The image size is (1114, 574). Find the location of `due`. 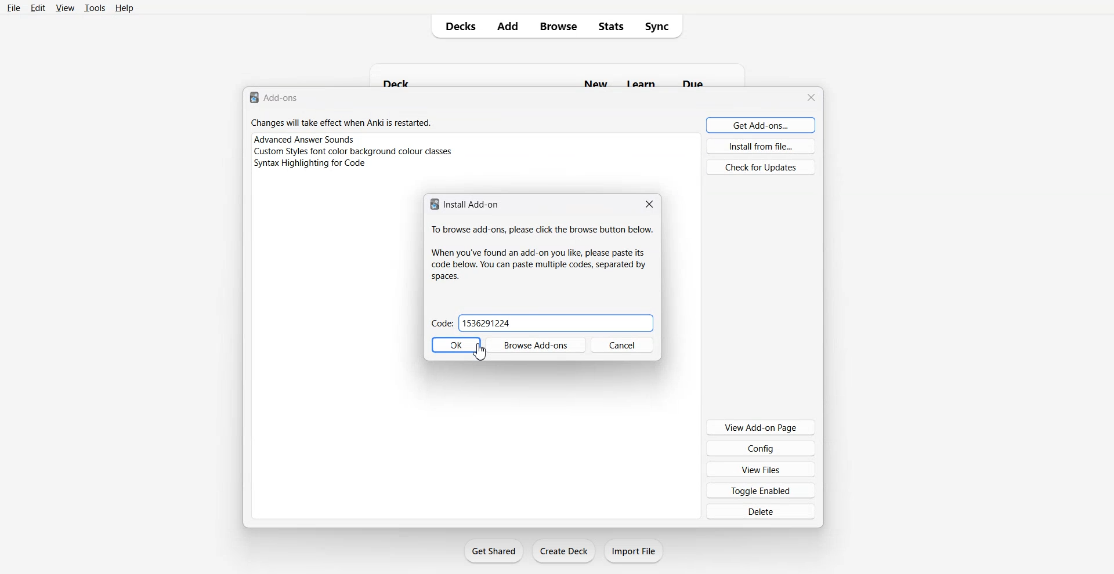

due is located at coordinates (695, 82).